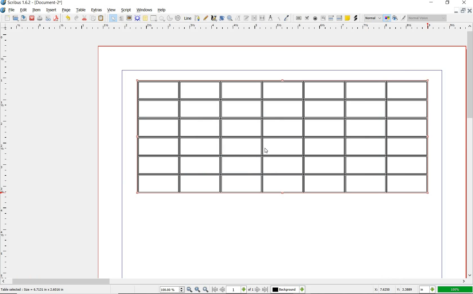 The height and width of the screenshot is (294, 473). I want to click on image frame, so click(129, 18).